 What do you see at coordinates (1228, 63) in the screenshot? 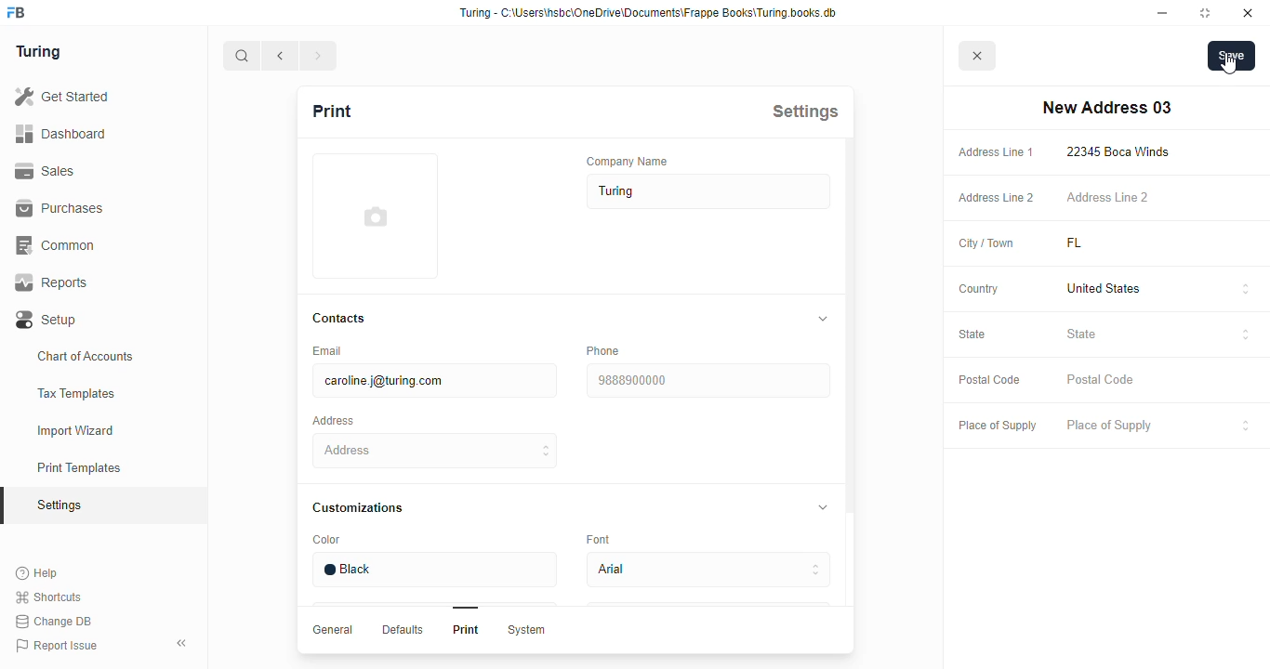
I see `cursor` at bounding box center [1228, 63].